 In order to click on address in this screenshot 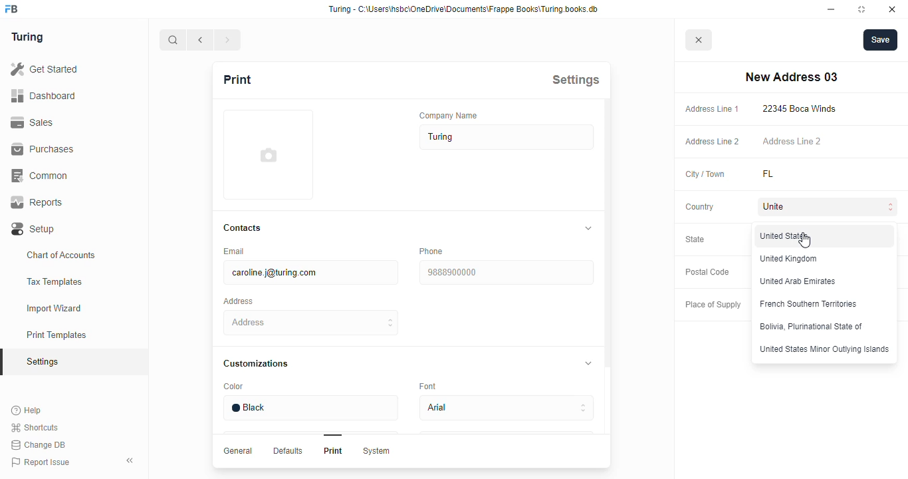, I will do `click(238, 301)`.